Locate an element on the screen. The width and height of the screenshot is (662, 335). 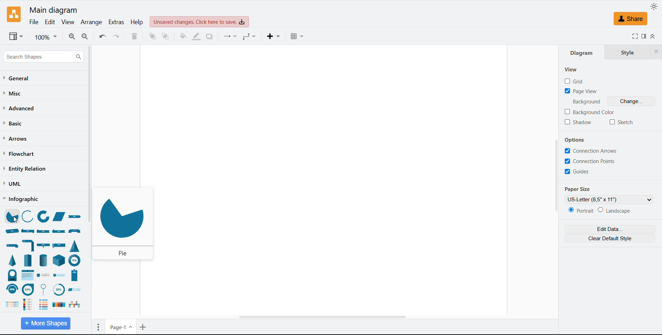
banner is located at coordinates (76, 232).